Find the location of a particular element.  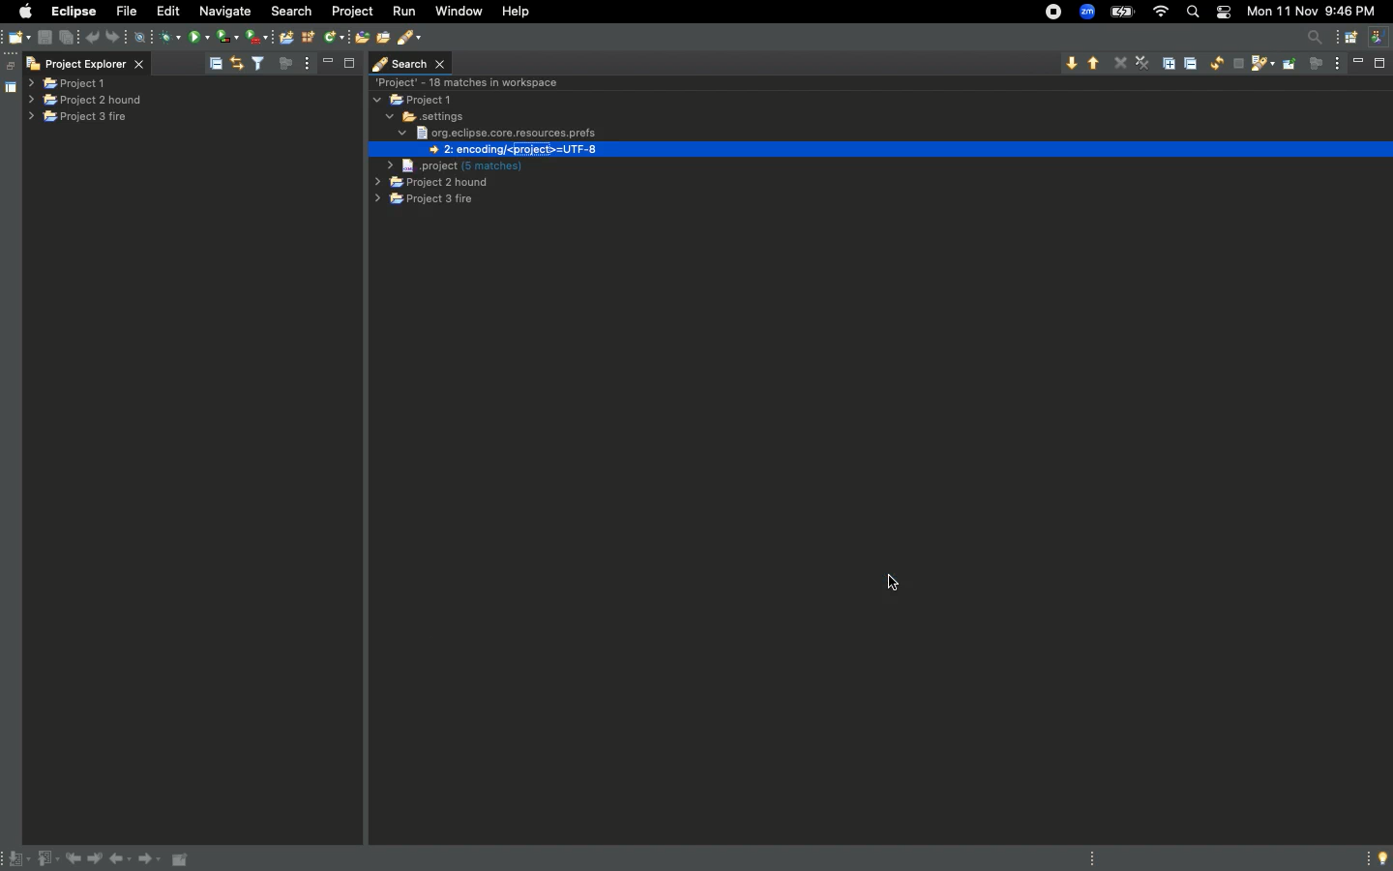

minimise is located at coordinates (1360, 65).